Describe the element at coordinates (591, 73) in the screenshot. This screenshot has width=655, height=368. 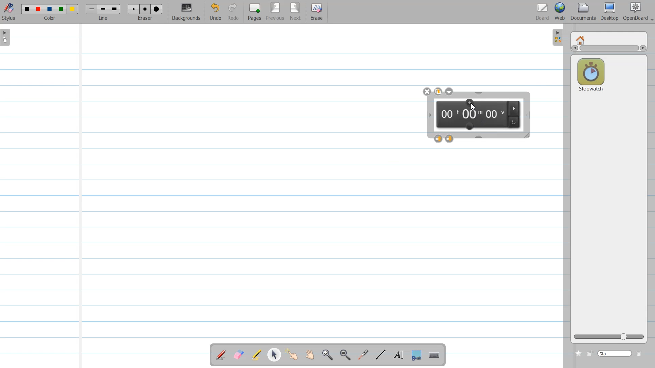
I see `Stop watch` at that location.